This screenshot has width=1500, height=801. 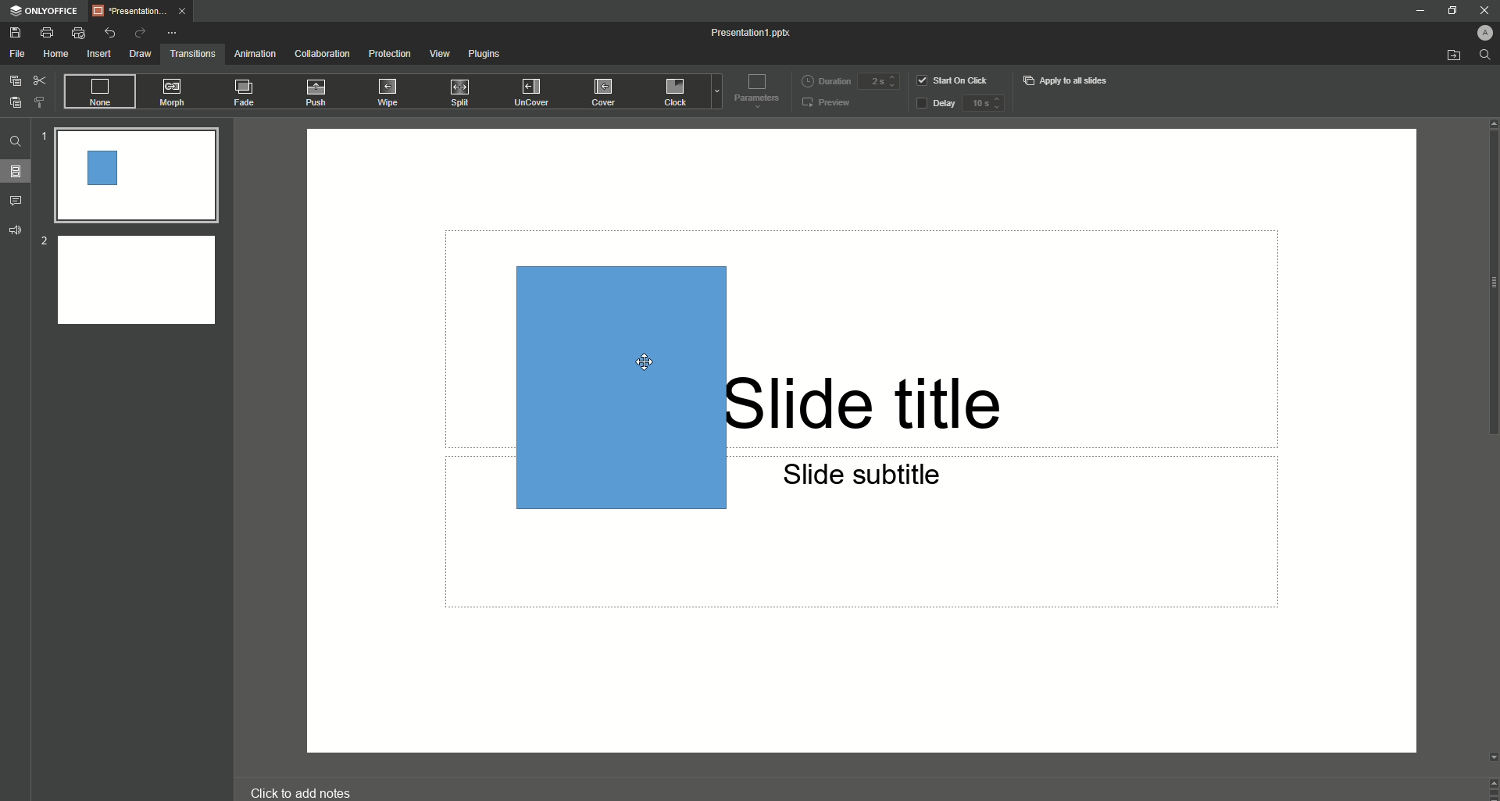 I want to click on Cut, so click(x=43, y=79).